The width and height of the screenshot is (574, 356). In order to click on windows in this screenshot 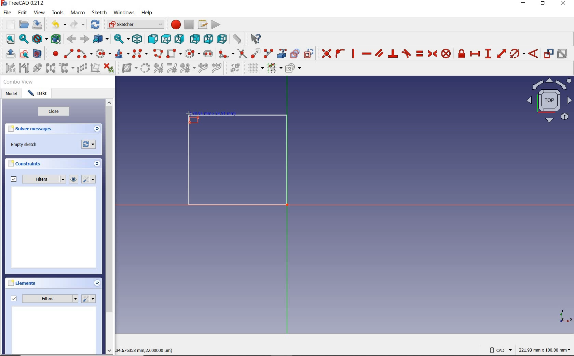, I will do `click(124, 13)`.